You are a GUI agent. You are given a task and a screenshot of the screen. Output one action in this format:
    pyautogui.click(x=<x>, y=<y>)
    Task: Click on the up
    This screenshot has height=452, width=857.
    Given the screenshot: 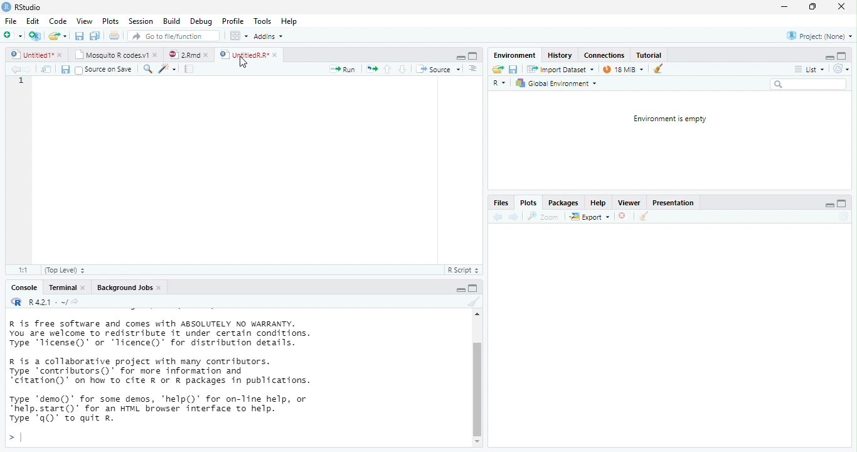 What is the action you would take?
    pyautogui.click(x=388, y=69)
    